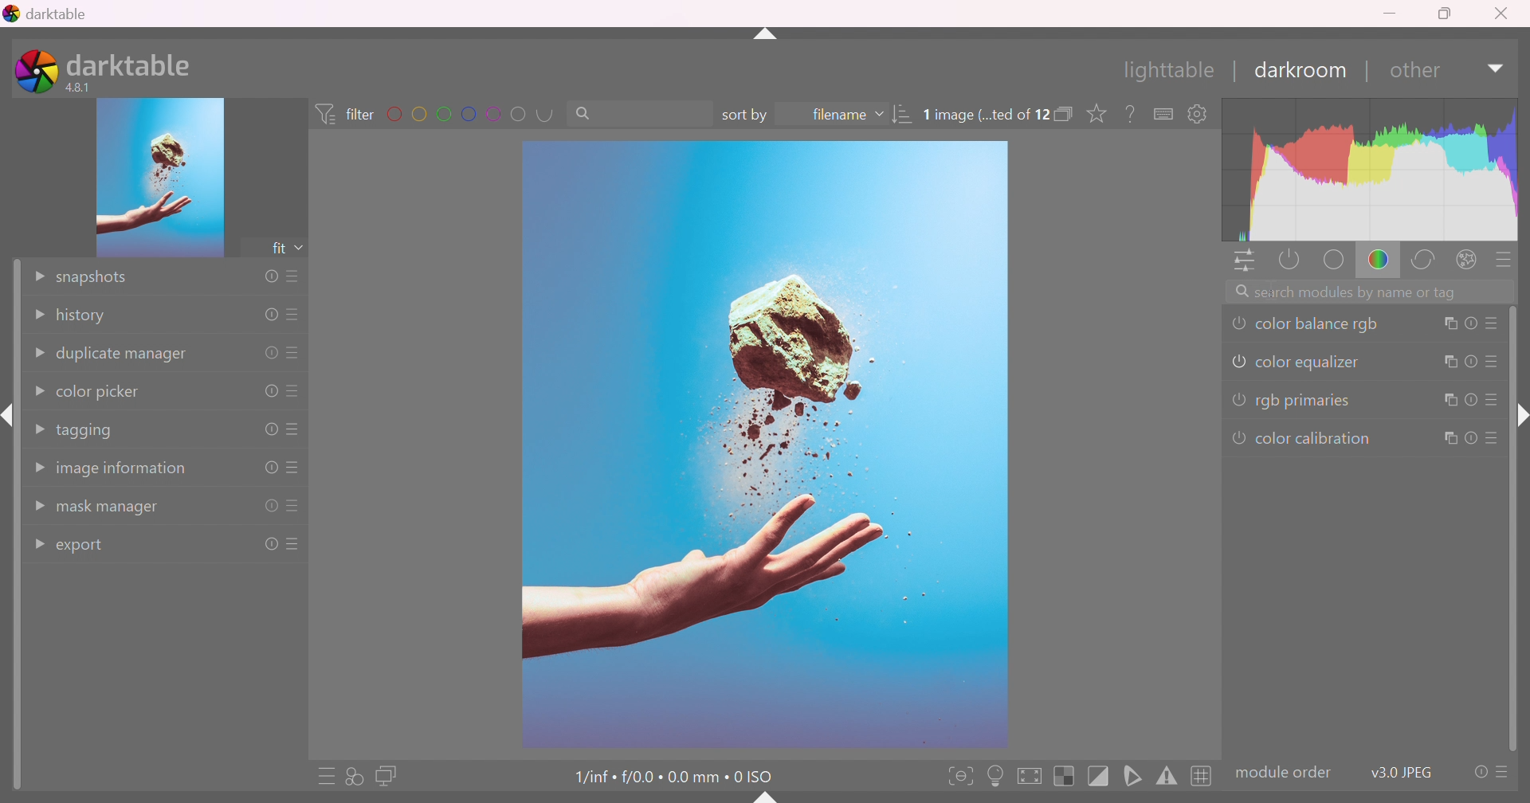  I want to click on 1/inf • f/0.0 • 0.0 mm • 0 ISO, so click(664, 778).